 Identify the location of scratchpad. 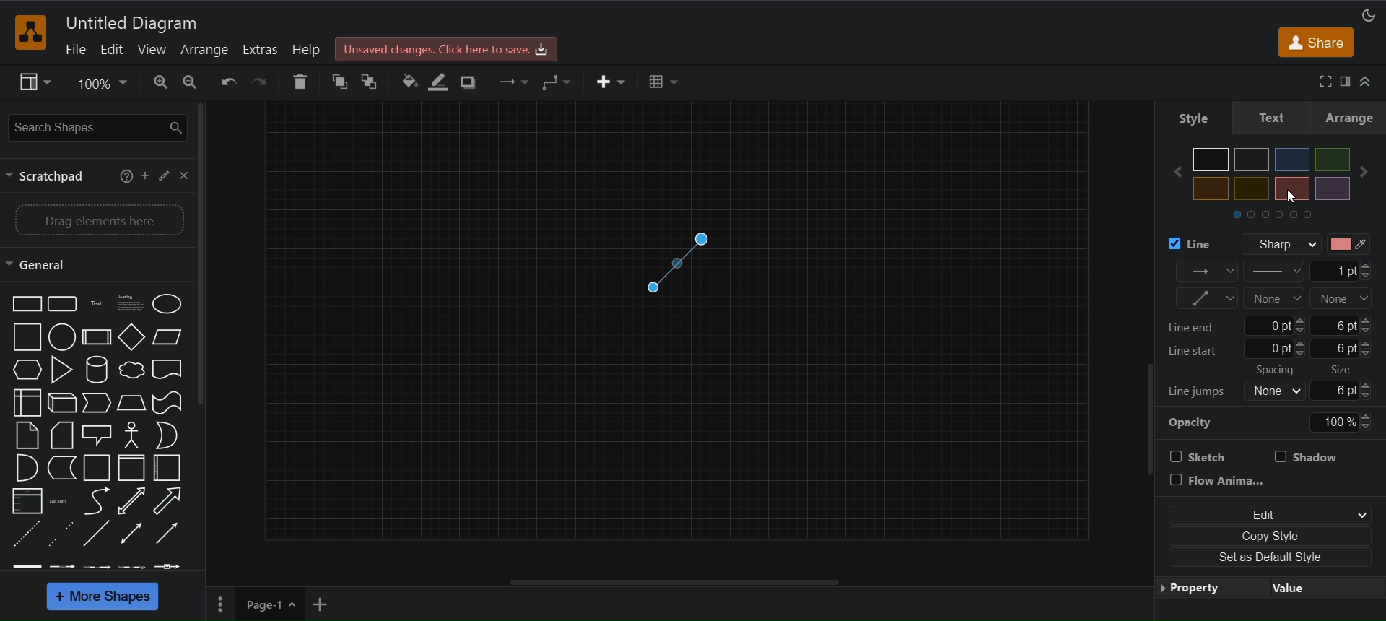
(50, 177).